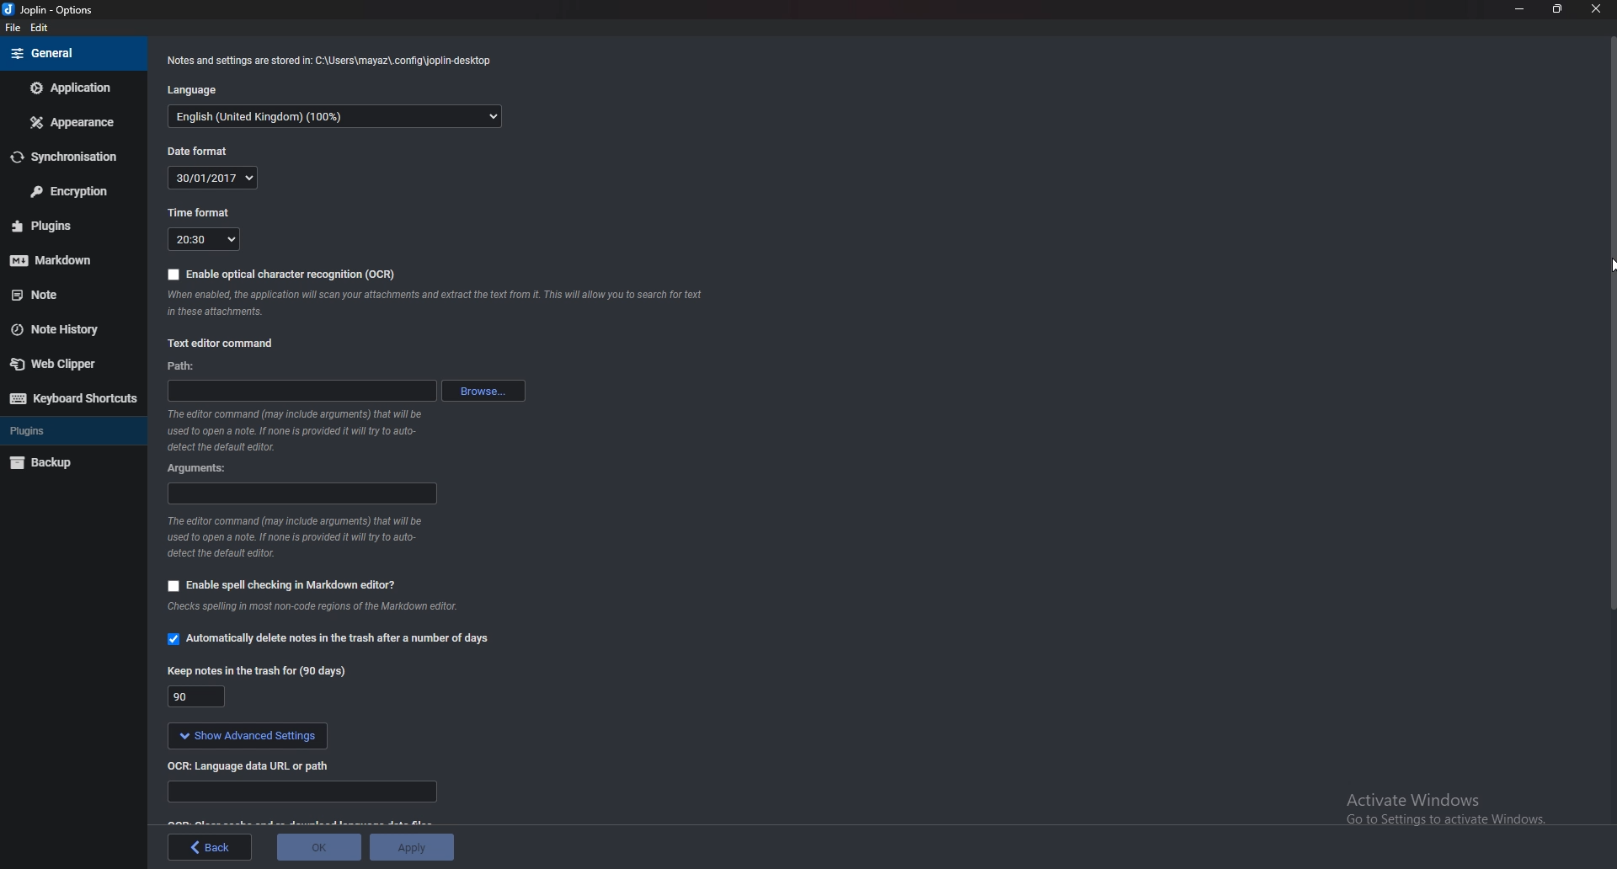 This screenshot has width=1617, height=869. Describe the element at coordinates (325, 606) in the screenshot. I see `Info` at that location.